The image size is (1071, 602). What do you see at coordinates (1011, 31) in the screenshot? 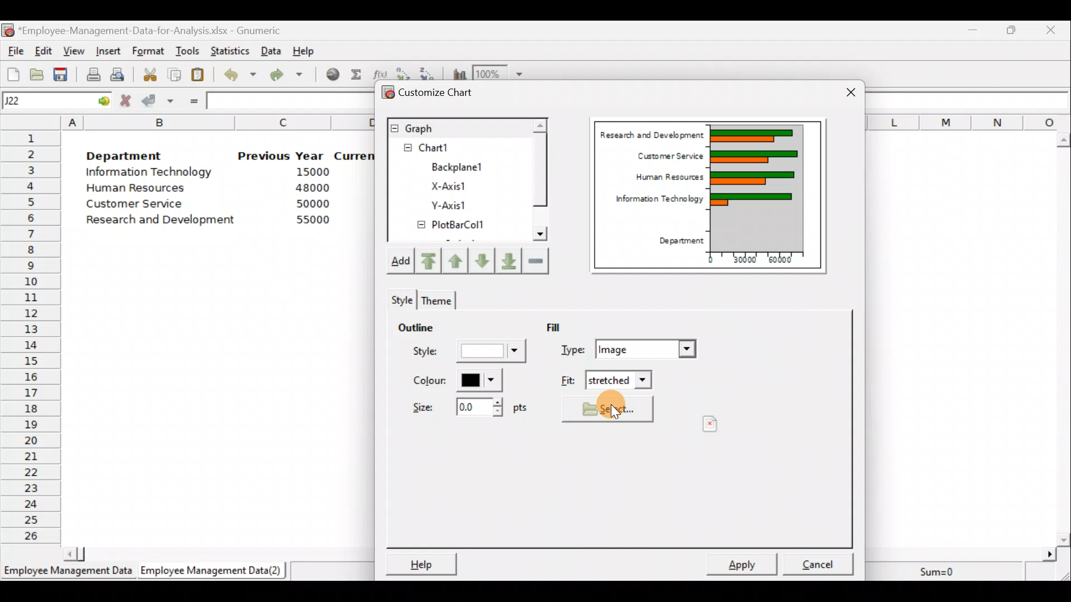
I see `Maximize` at bounding box center [1011, 31].